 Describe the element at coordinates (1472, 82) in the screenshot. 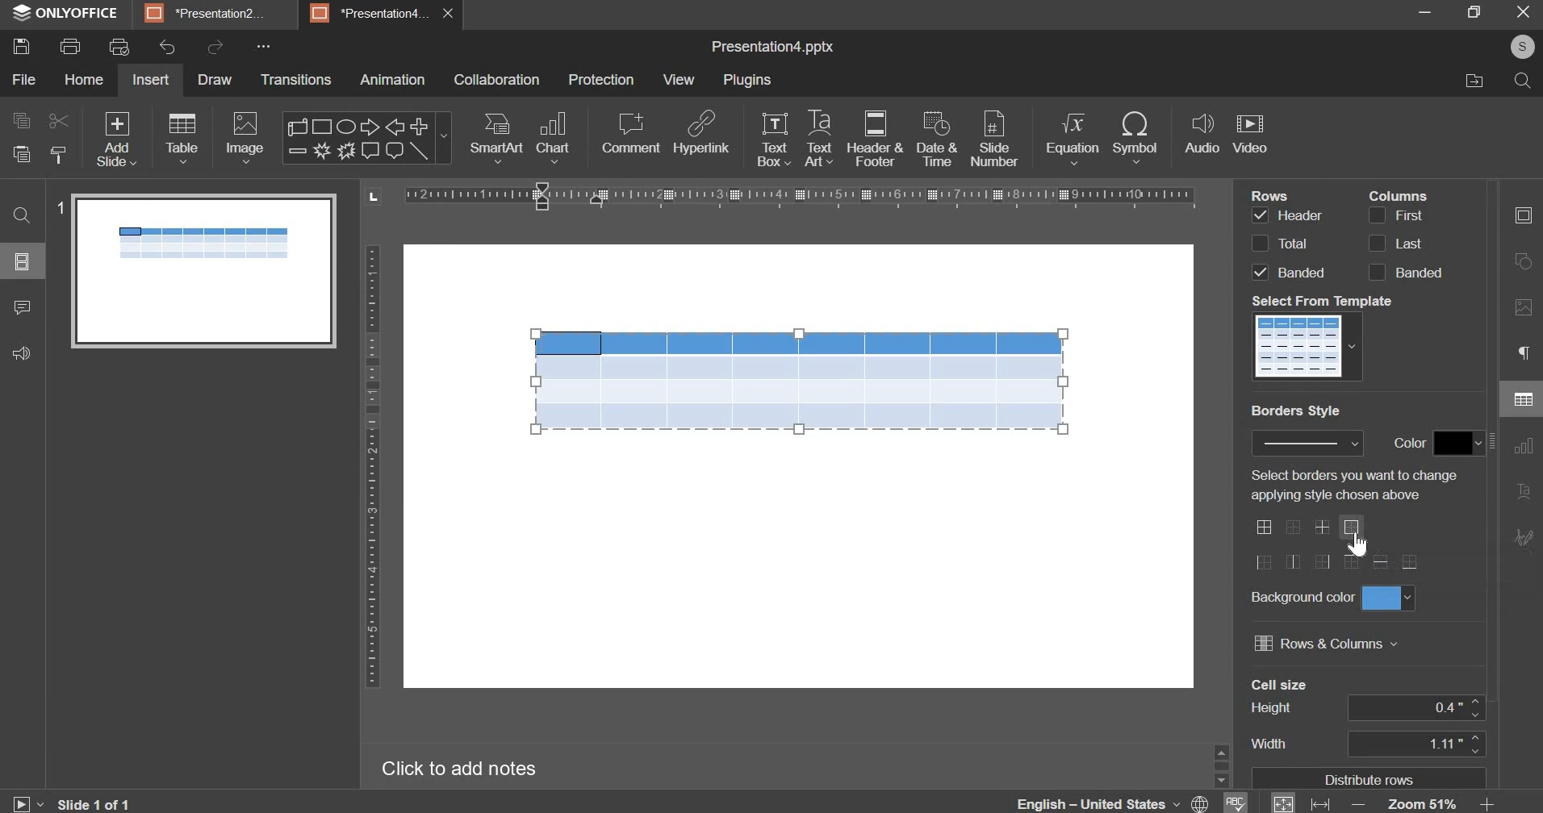

I see `file location` at that location.